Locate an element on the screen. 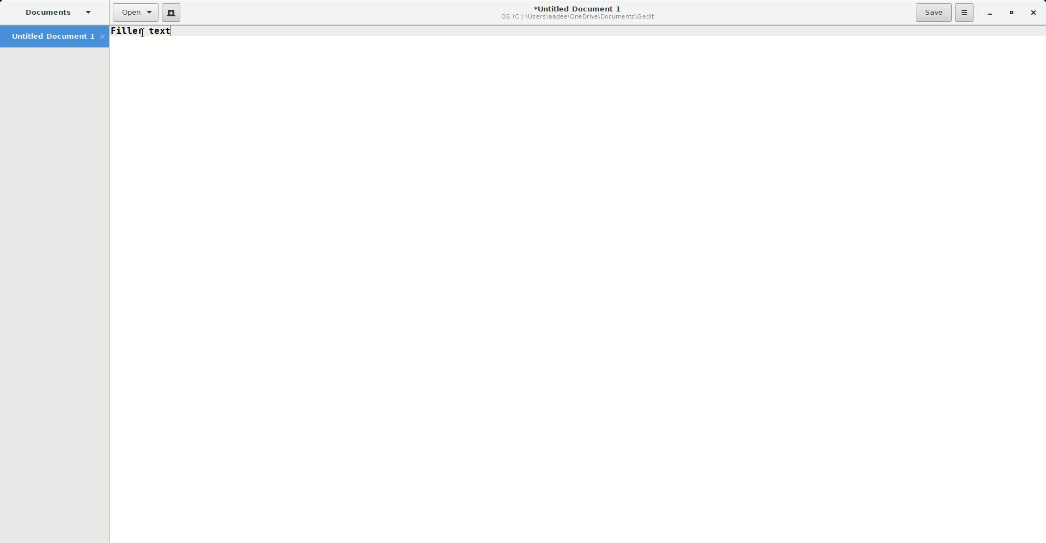 Image resolution: width=1046 pixels, height=543 pixels. Cursor is located at coordinates (143, 34).